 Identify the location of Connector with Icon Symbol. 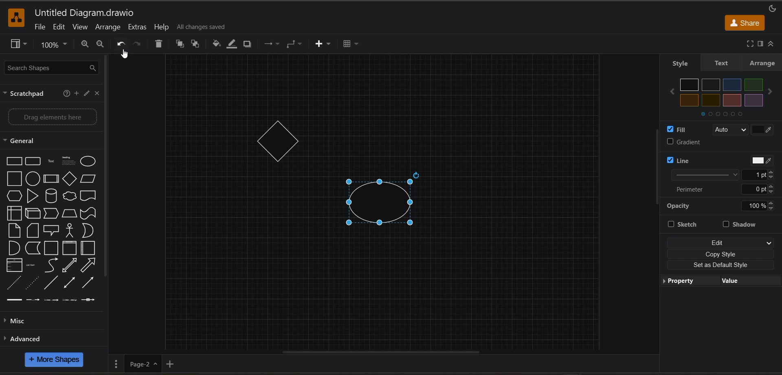
(88, 300).